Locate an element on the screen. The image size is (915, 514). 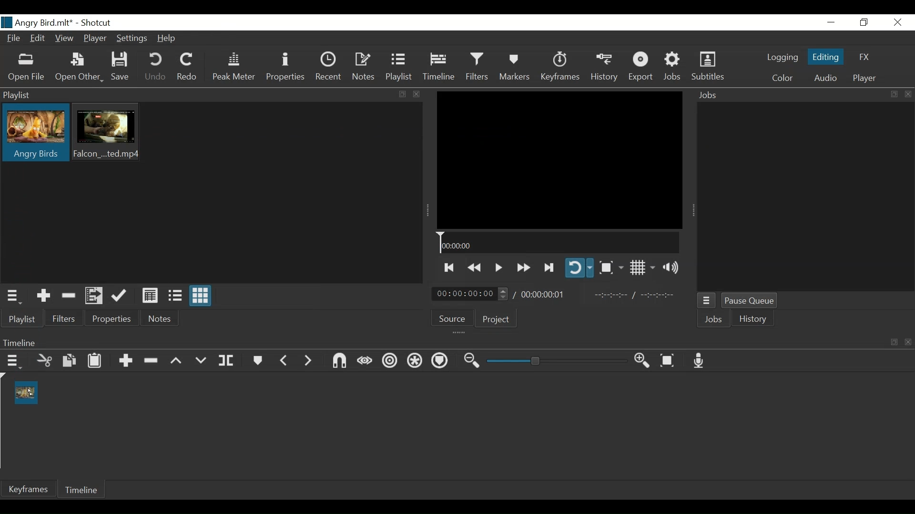
Shotcut is located at coordinates (95, 22).